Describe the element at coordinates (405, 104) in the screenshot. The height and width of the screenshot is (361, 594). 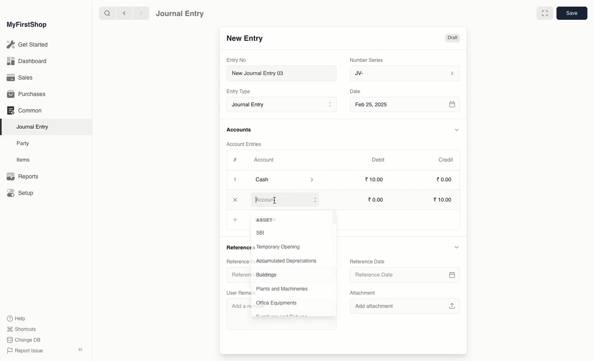
I see `Feb 25, 2025 8` at that location.